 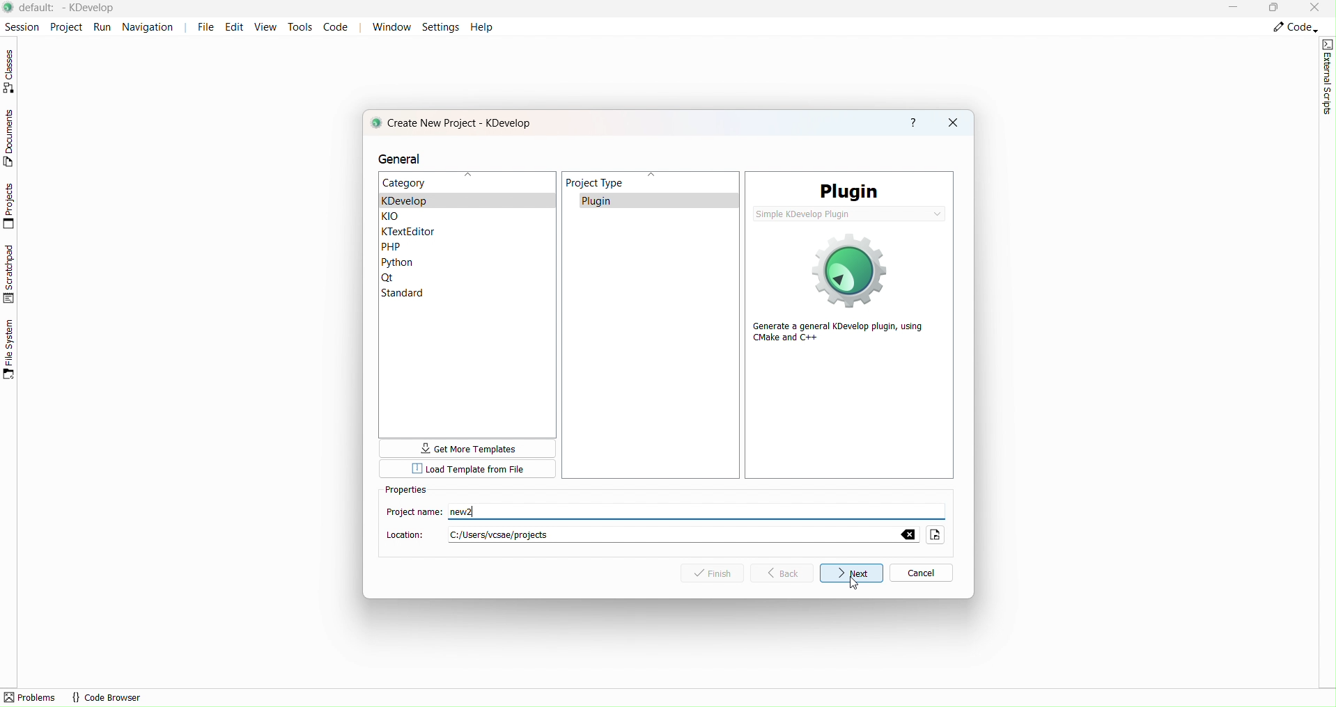 What do you see at coordinates (409, 230) in the screenshot?
I see `Ktexteditor` at bounding box center [409, 230].